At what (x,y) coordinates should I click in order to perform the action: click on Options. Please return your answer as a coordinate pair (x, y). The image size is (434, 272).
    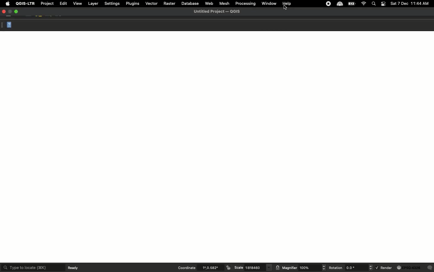
    Looking at the image, I should click on (3, 25).